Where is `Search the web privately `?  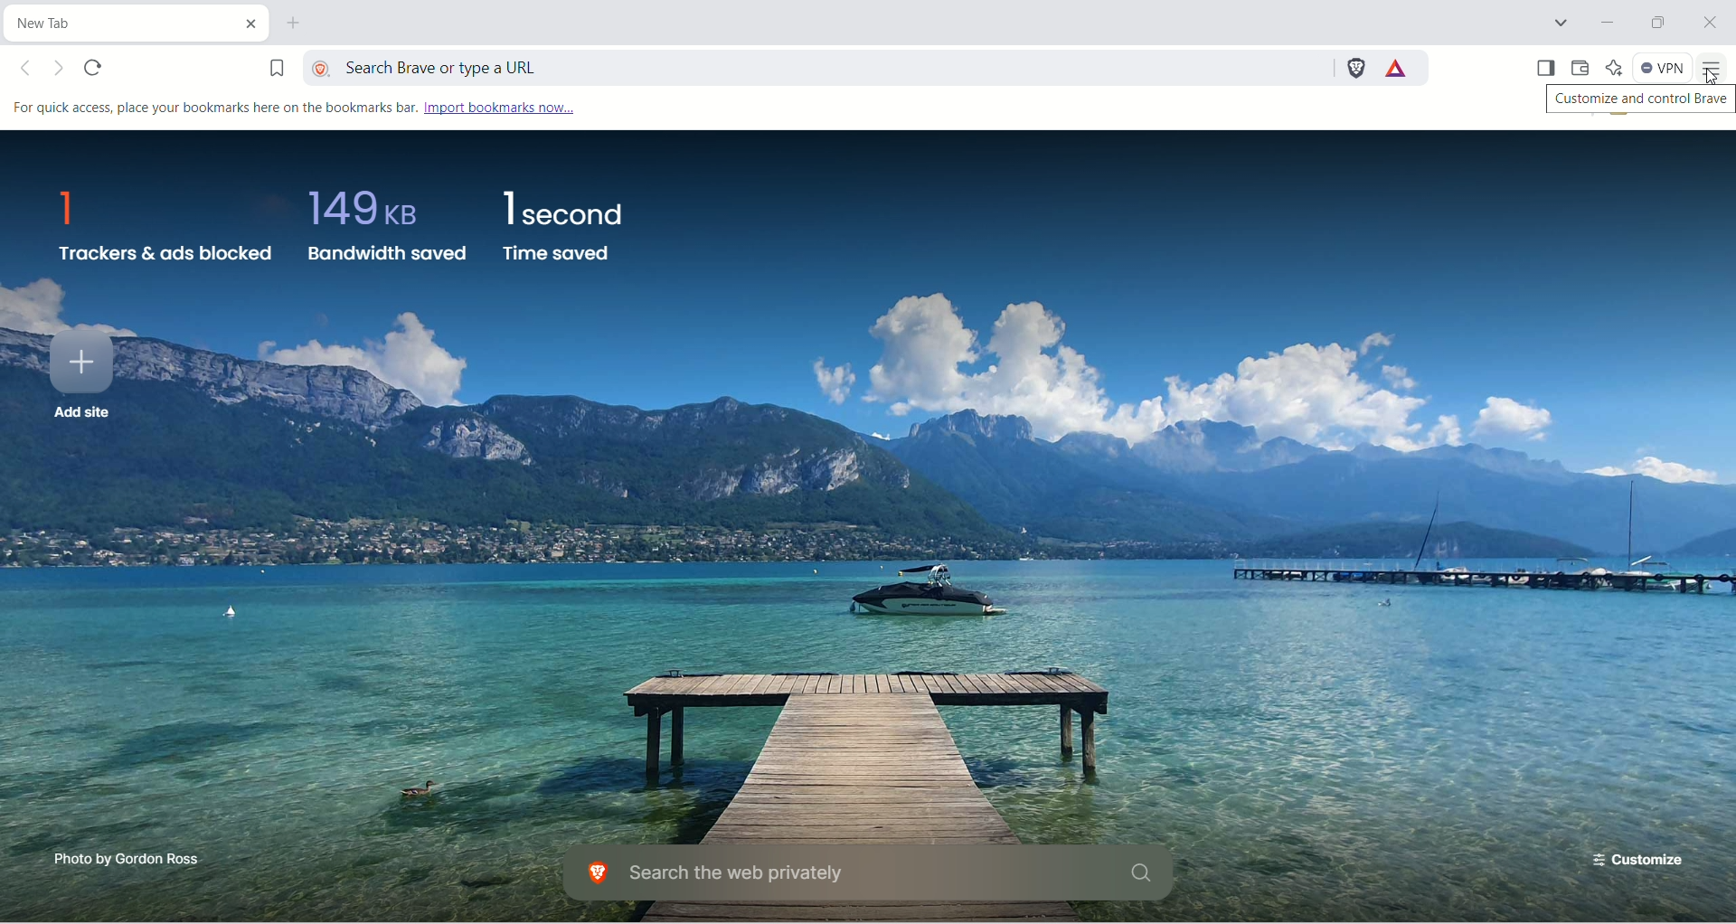
Search the web privately  is located at coordinates (869, 874).